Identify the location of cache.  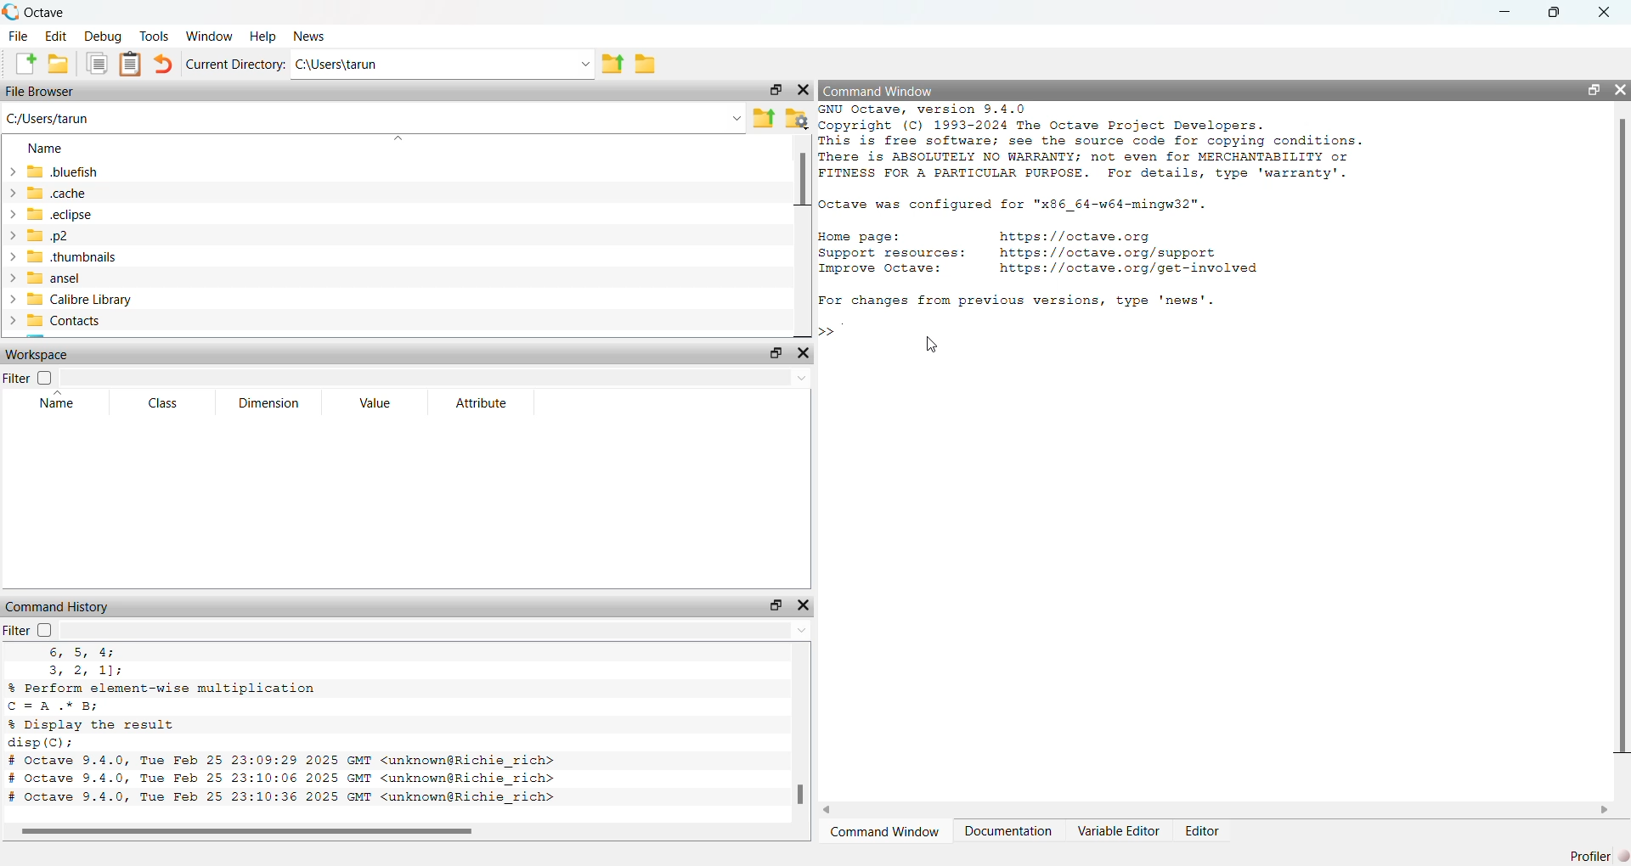
(48, 194).